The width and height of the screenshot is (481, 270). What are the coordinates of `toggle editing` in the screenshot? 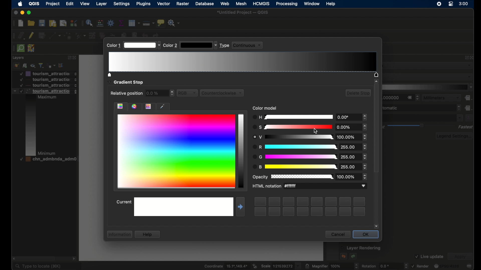 It's located at (31, 36).